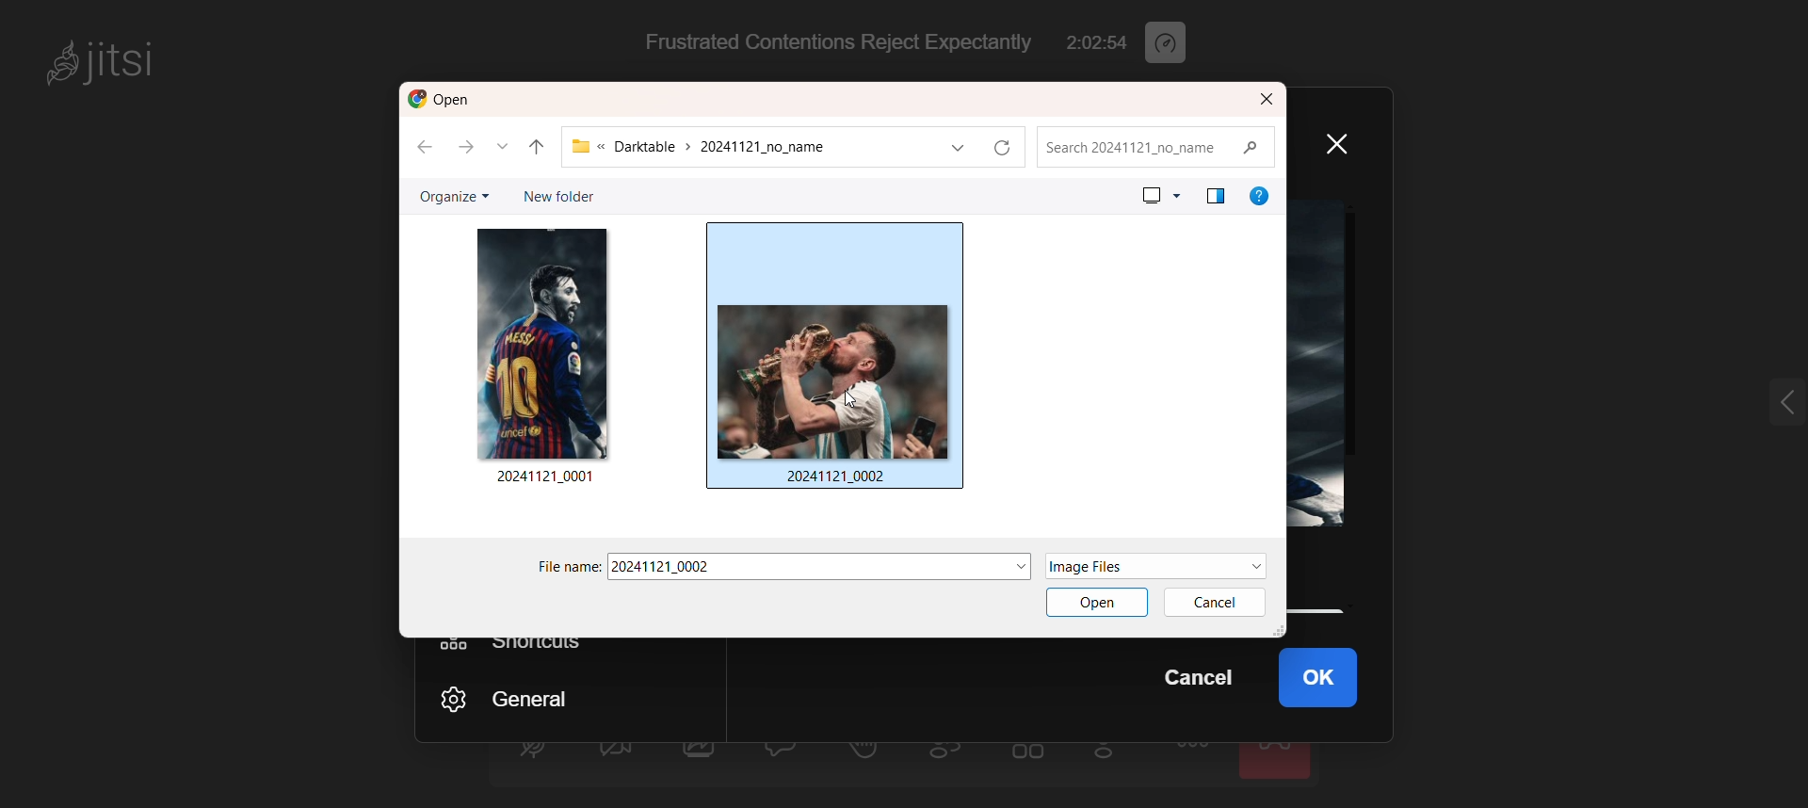  What do you see at coordinates (532, 753) in the screenshot?
I see `unmute mic` at bounding box center [532, 753].